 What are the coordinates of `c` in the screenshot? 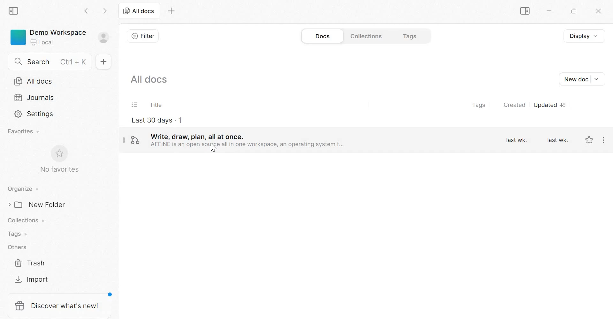 It's located at (601, 11).